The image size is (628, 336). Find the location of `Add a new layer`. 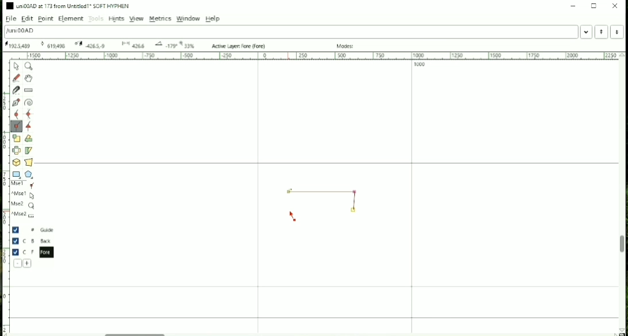

Add a new layer is located at coordinates (28, 264).